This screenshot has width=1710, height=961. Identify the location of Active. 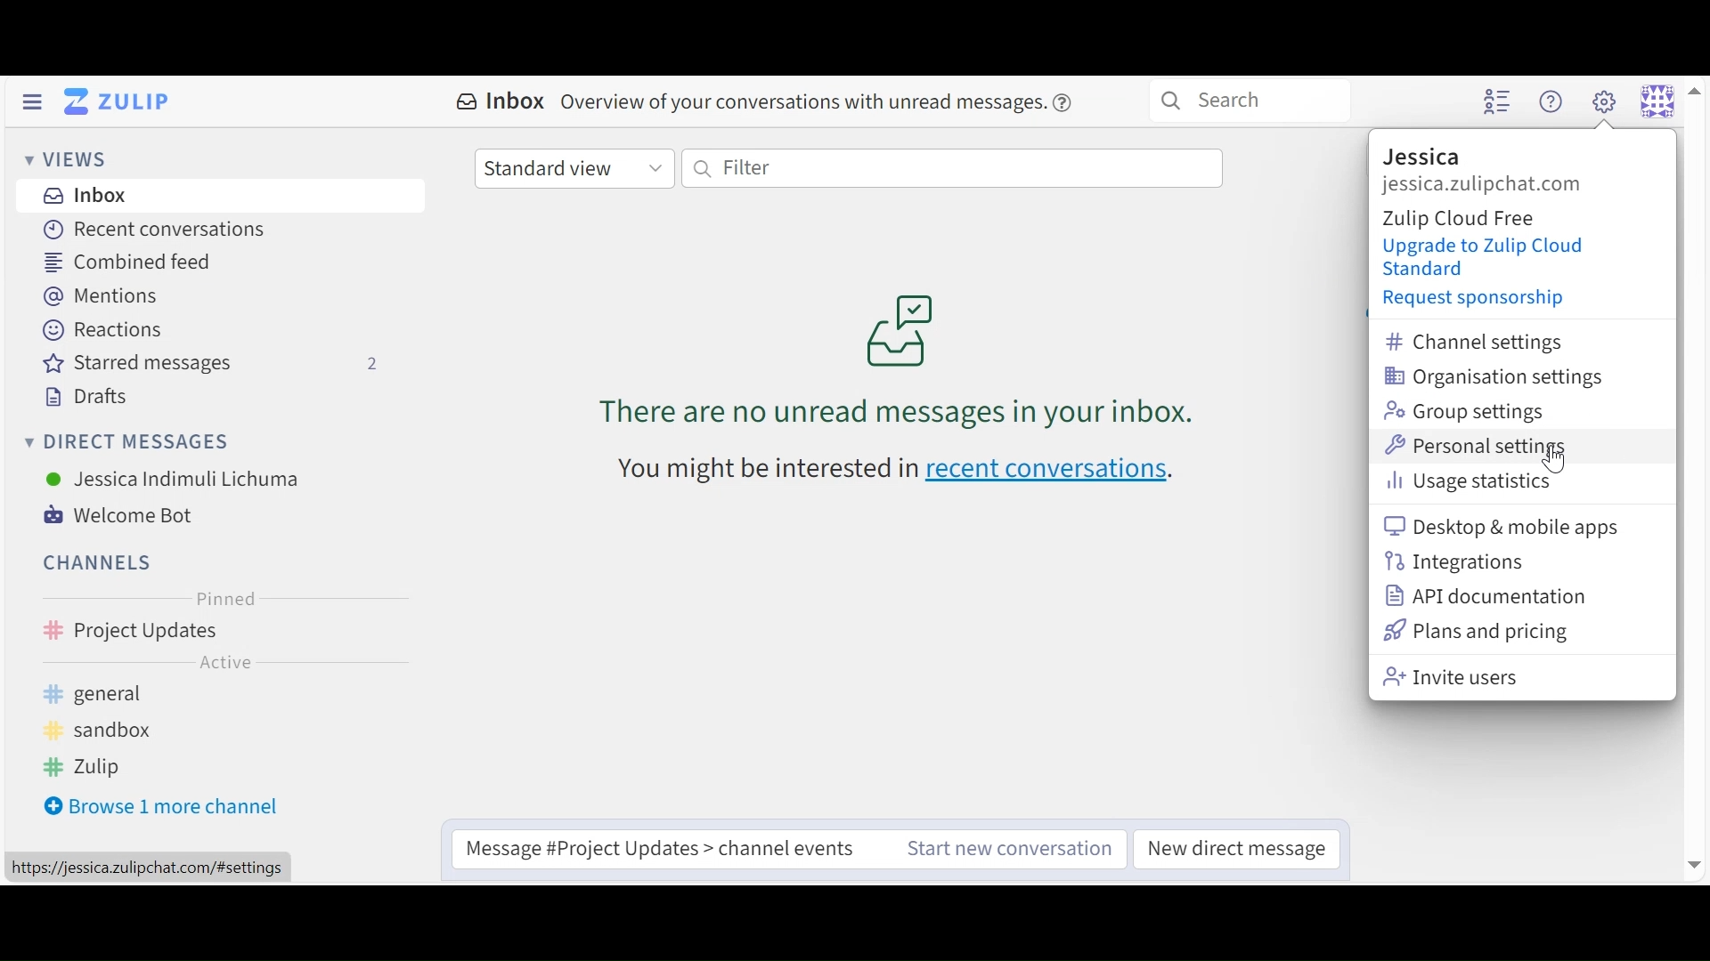
(222, 666).